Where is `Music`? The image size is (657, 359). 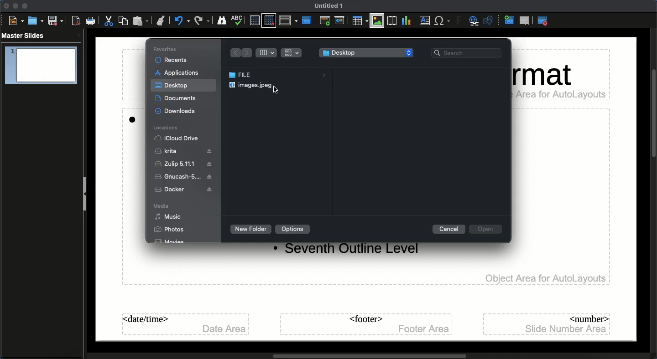
Music is located at coordinates (168, 217).